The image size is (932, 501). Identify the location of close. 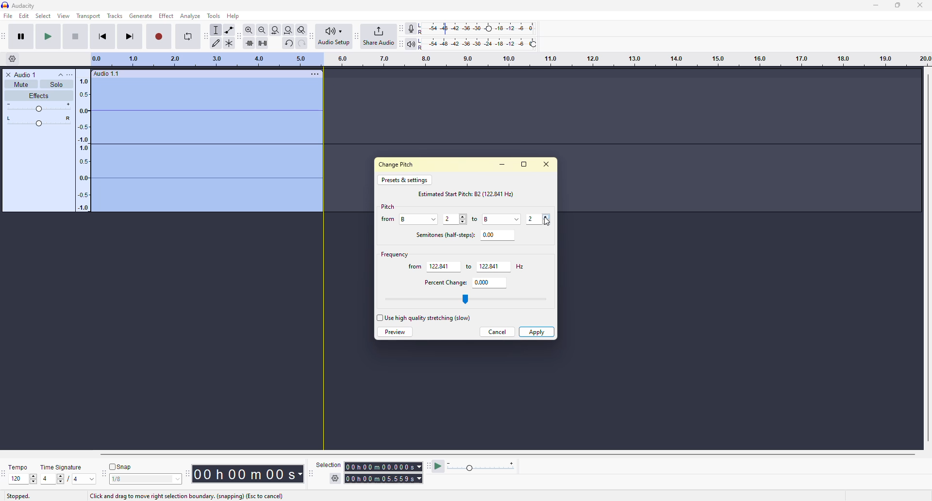
(921, 5).